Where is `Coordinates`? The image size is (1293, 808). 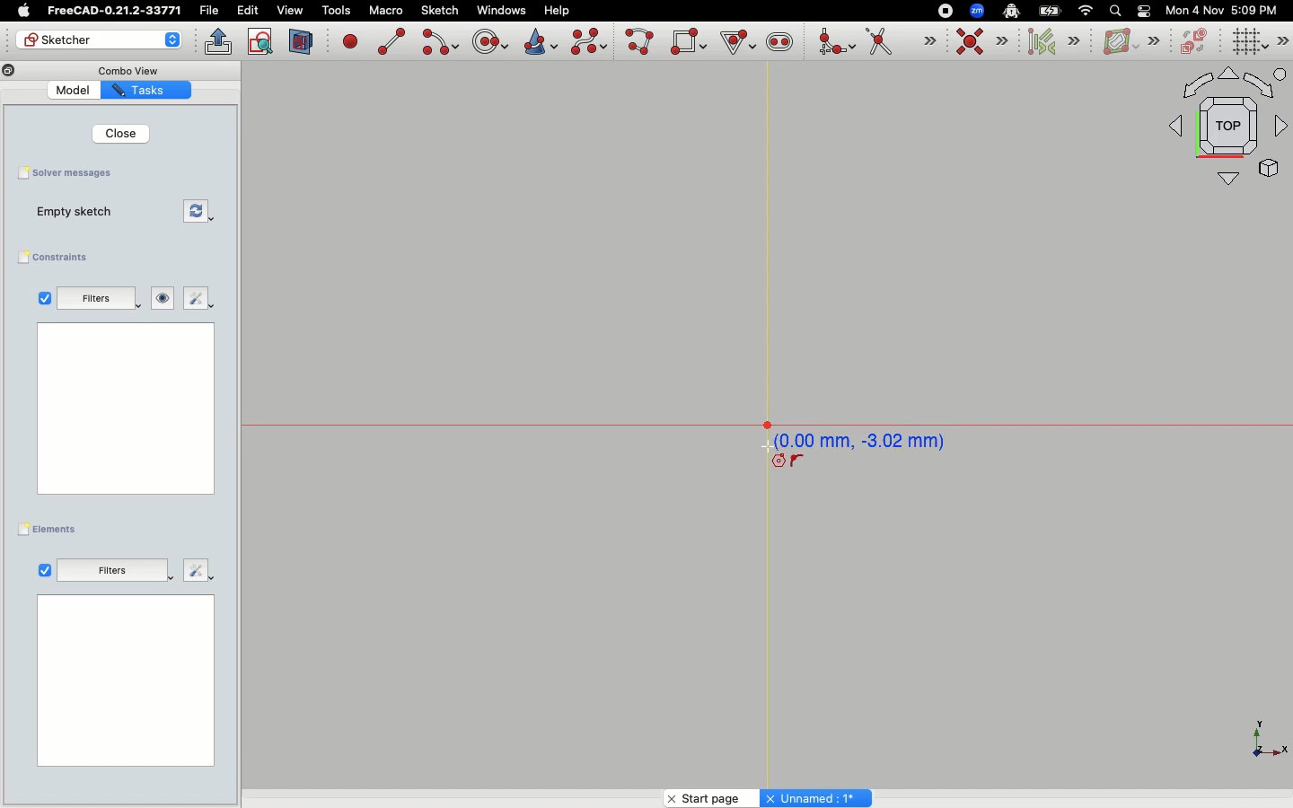
Coordinates is located at coordinates (869, 440).